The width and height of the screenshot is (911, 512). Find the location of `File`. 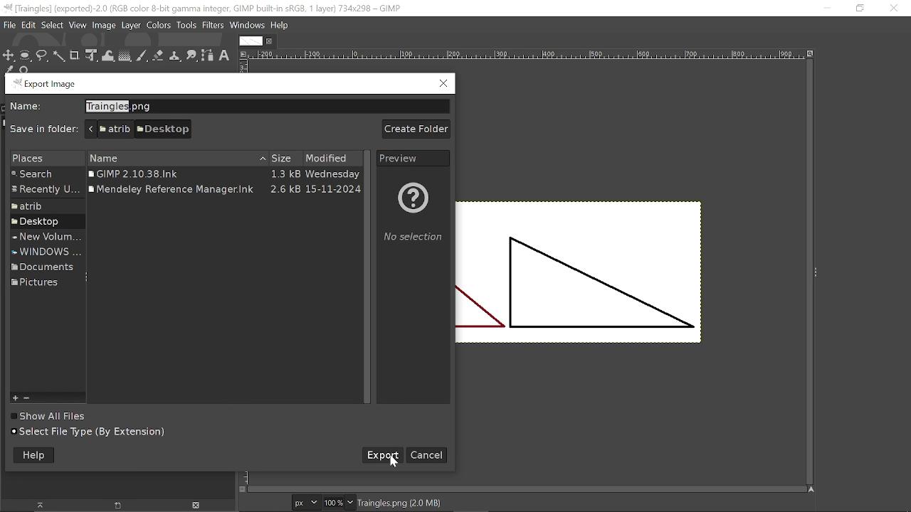

File is located at coordinates (9, 25).